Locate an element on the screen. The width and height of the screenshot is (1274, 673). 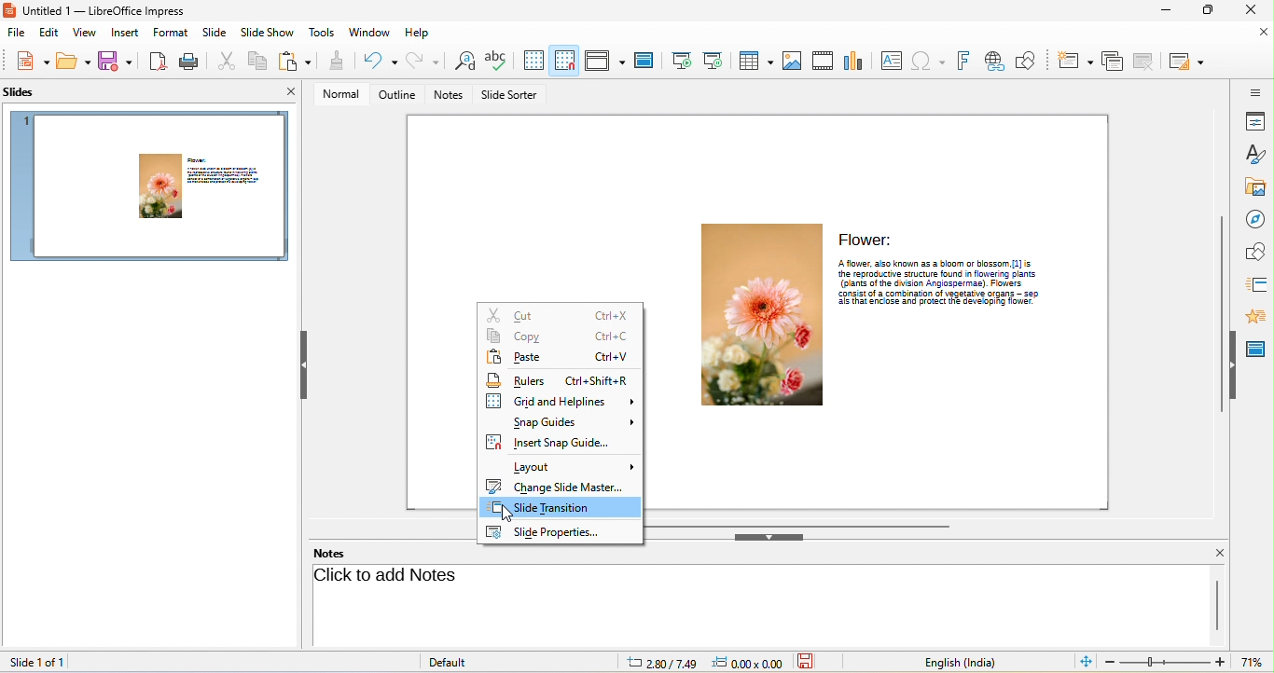
delete slide is located at coordinates (1146, 62).